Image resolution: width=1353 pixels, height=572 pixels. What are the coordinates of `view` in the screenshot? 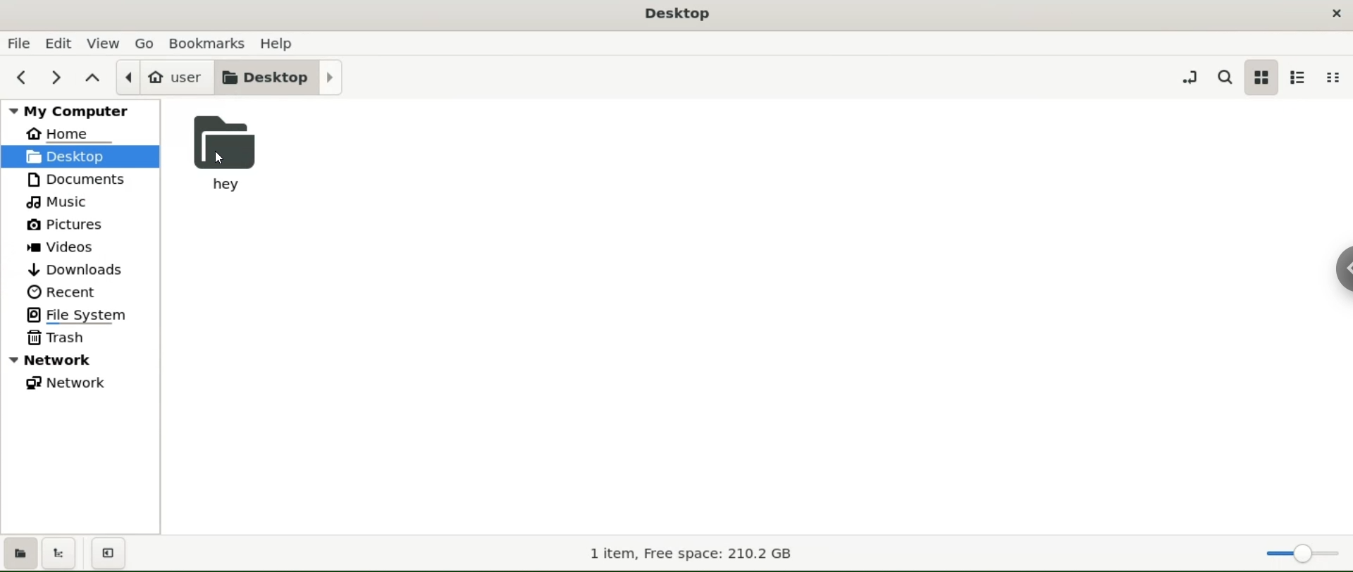 It's located at (104, 42).